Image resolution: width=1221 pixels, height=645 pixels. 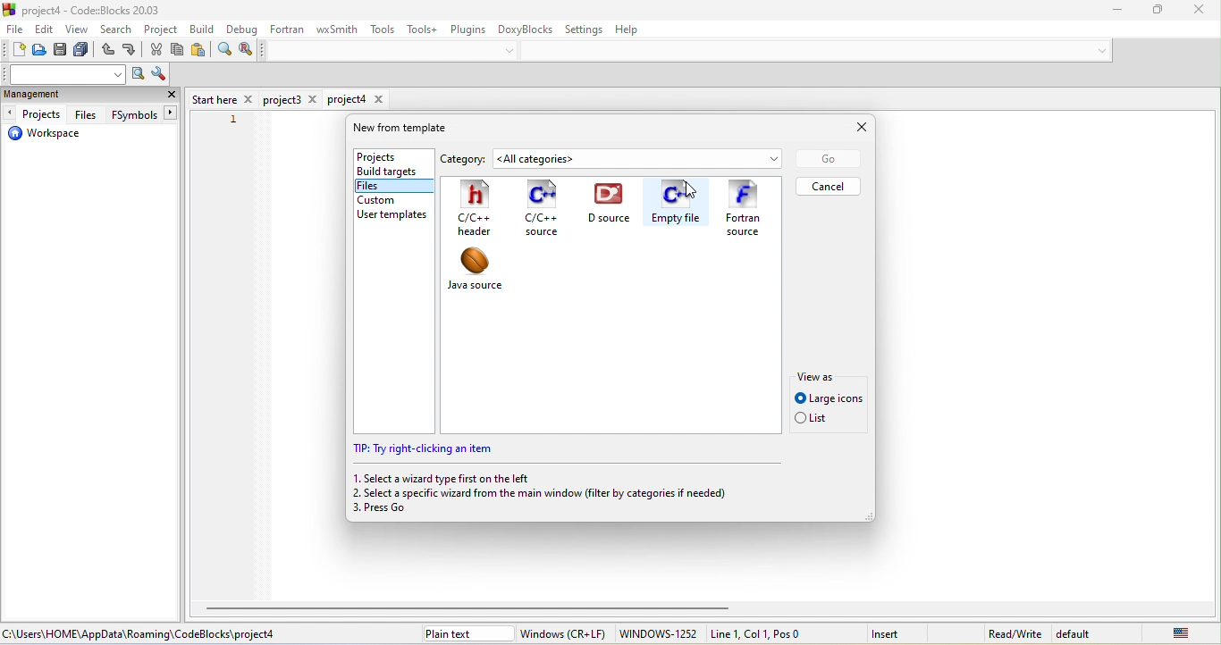 What do you see at coordinates (46, 30) in the screenshot?
I see `edit` at bounding box center [46, 30].